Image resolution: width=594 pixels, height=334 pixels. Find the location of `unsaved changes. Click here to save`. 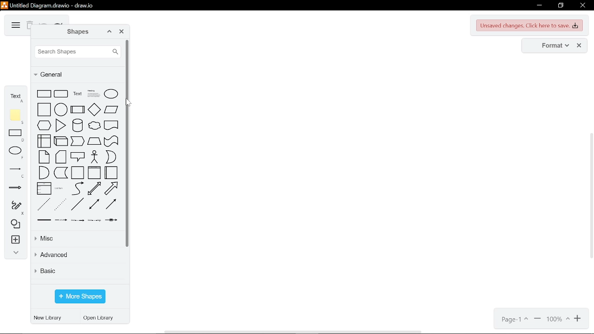

unsaved changes. Click here to save is located at coordinates (530, 26).